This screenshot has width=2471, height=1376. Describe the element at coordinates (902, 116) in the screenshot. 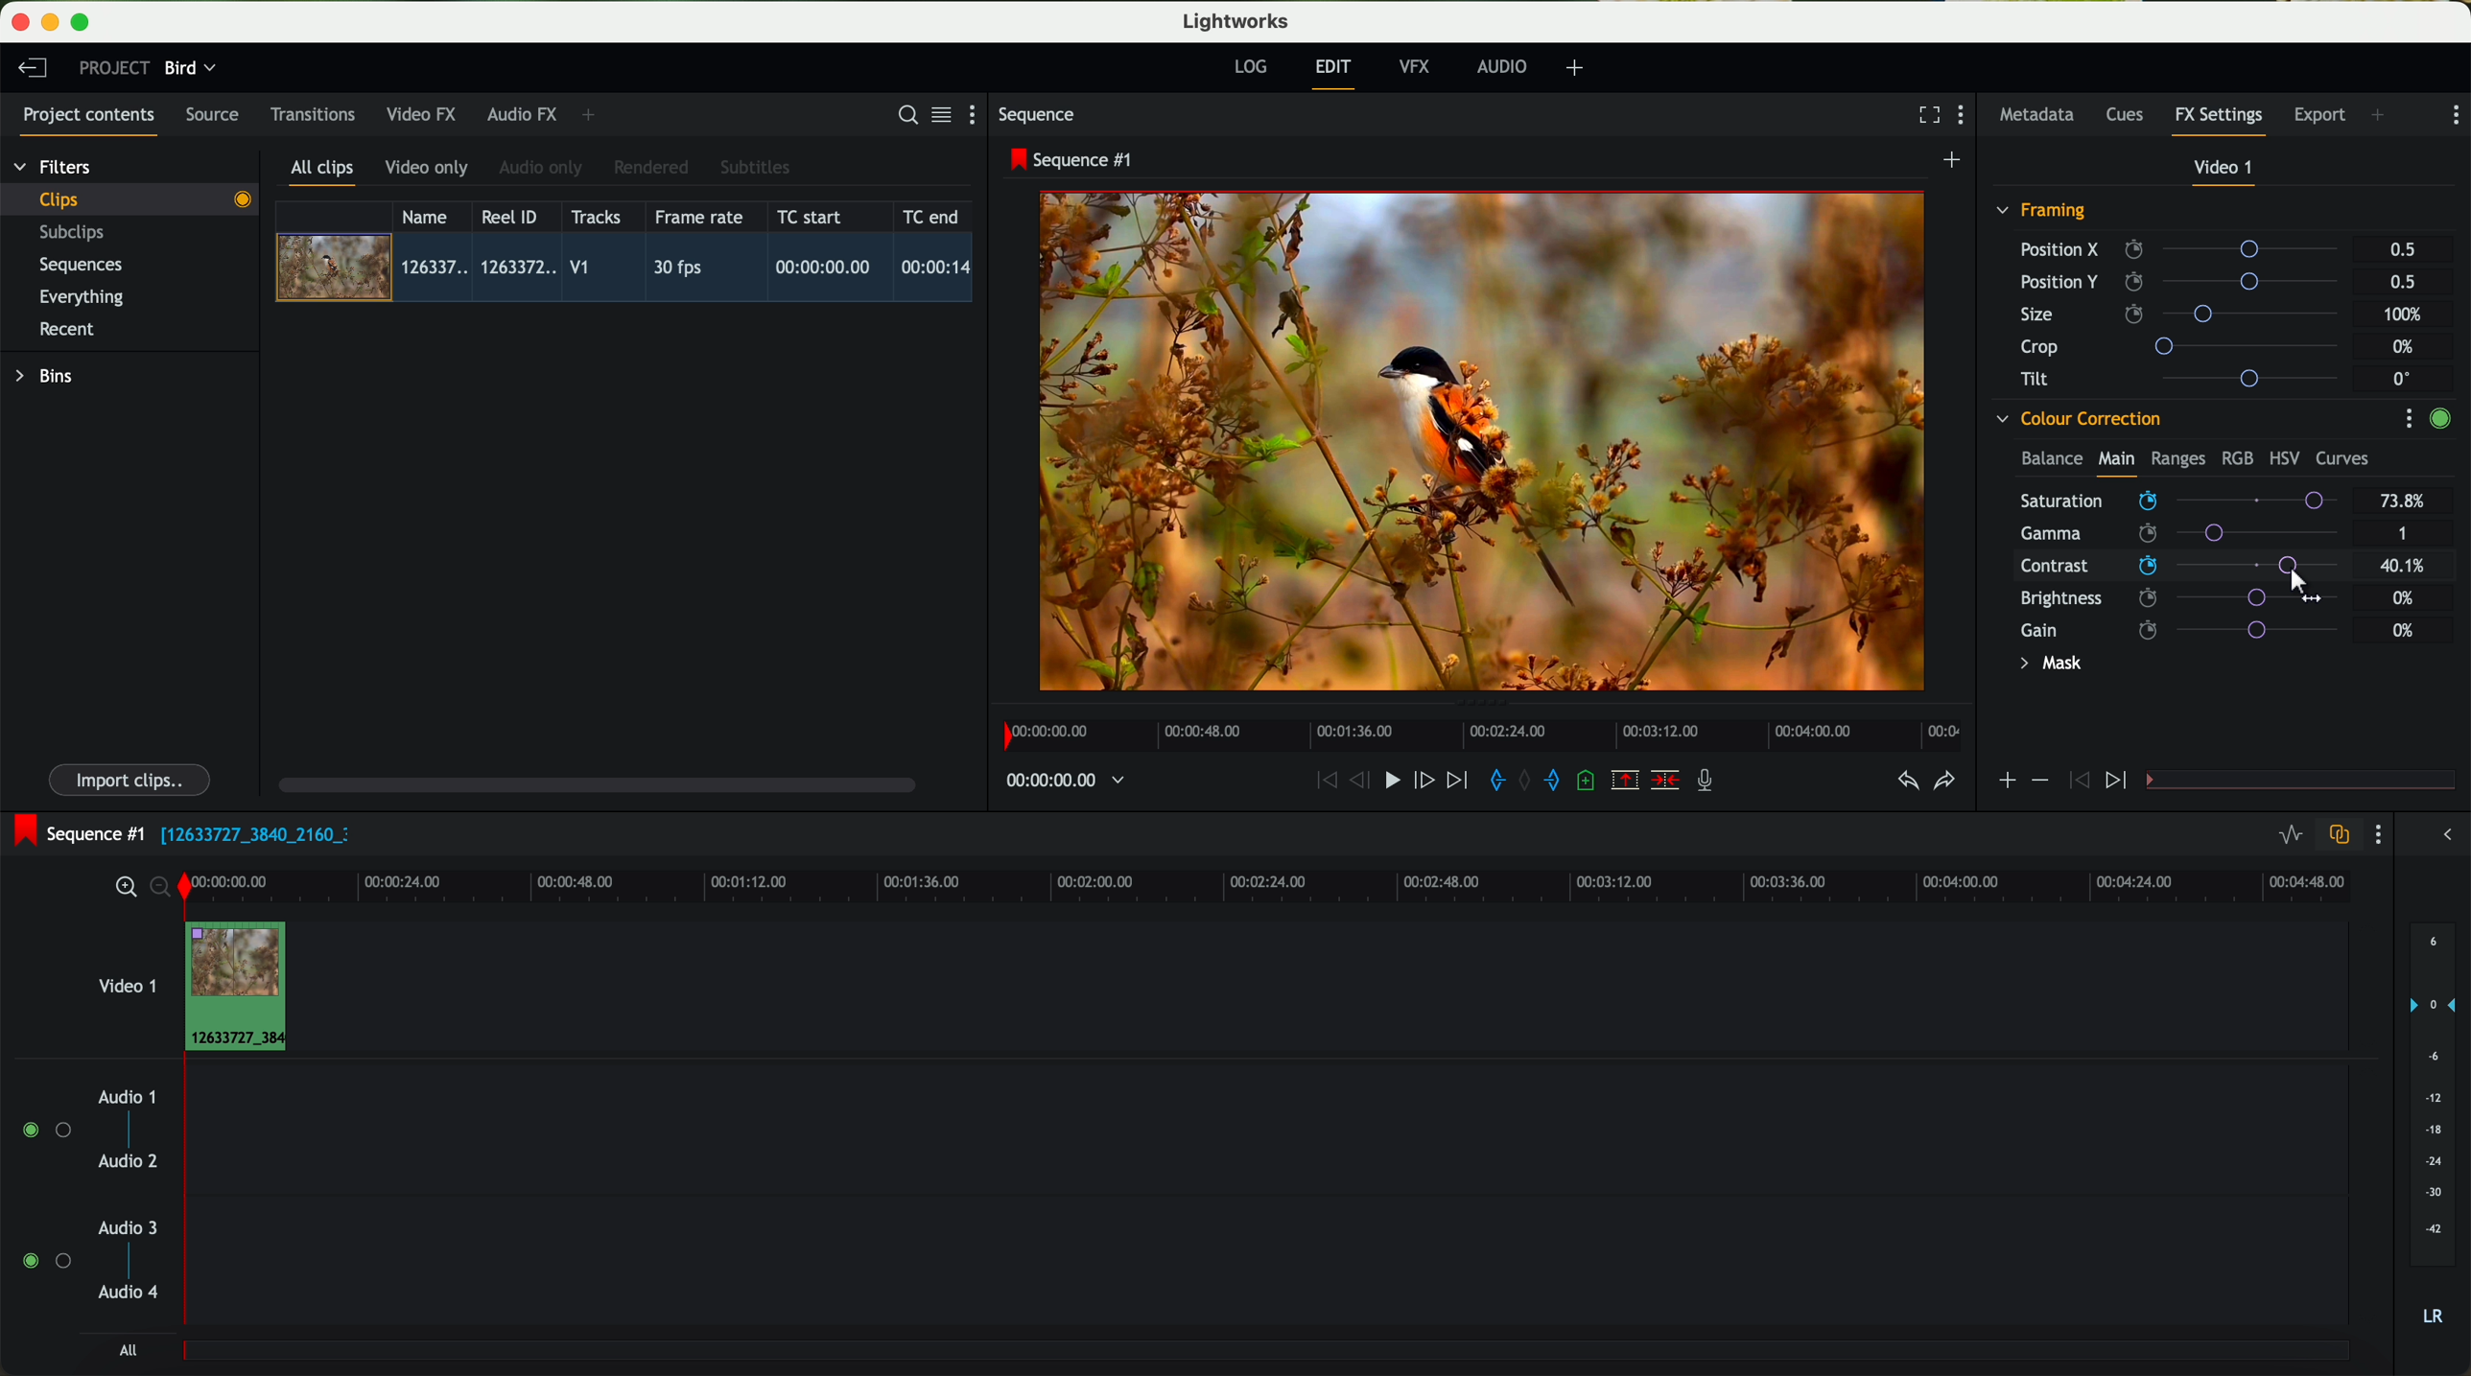

I see `search for assets or bins` at that location.